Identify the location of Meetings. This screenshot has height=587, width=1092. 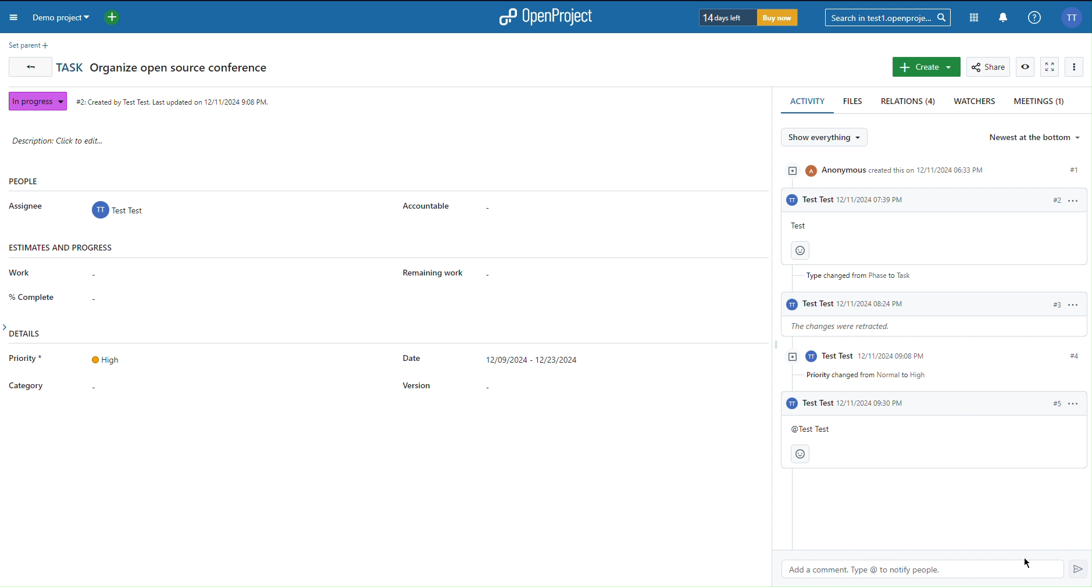
(1041, 101).